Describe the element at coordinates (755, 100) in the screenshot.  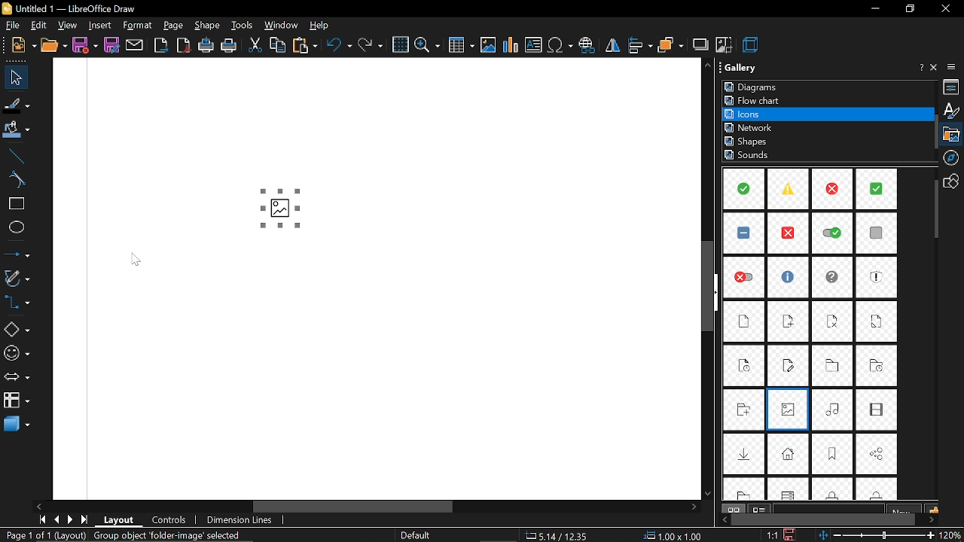
I see `flowchrat` at that location.